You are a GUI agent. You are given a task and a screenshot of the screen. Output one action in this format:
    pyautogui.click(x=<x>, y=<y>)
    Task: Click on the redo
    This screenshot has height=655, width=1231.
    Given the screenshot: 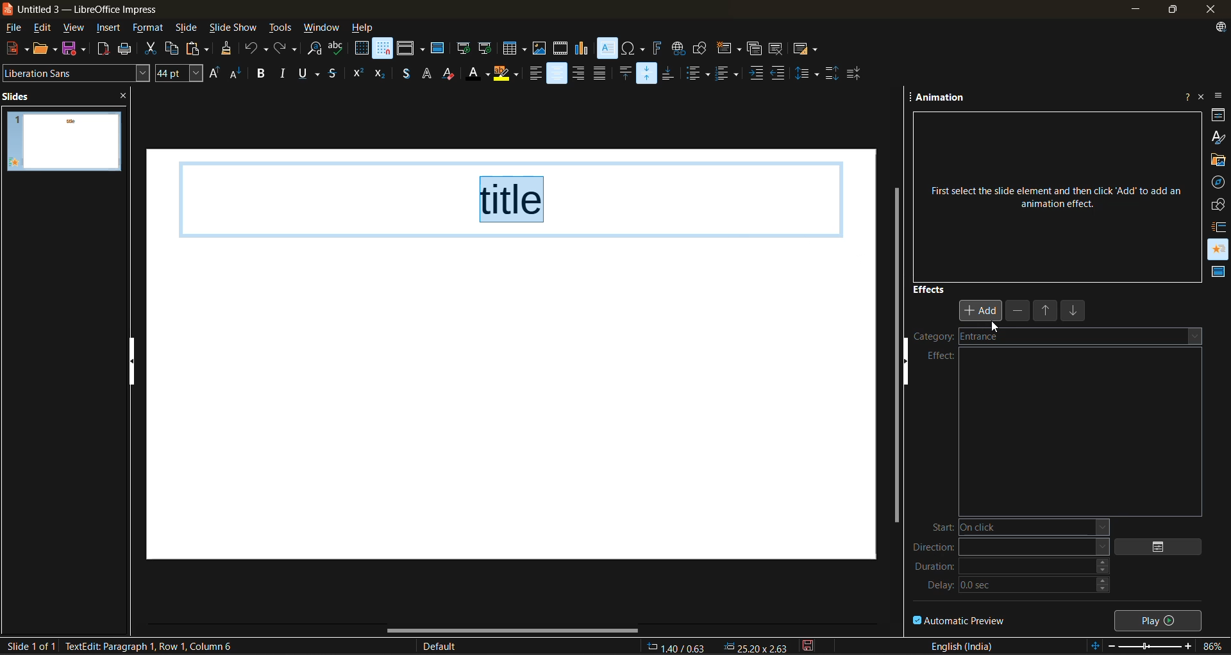 What is the action you would take?
    pyautogui.click(x=284, y=48)
    